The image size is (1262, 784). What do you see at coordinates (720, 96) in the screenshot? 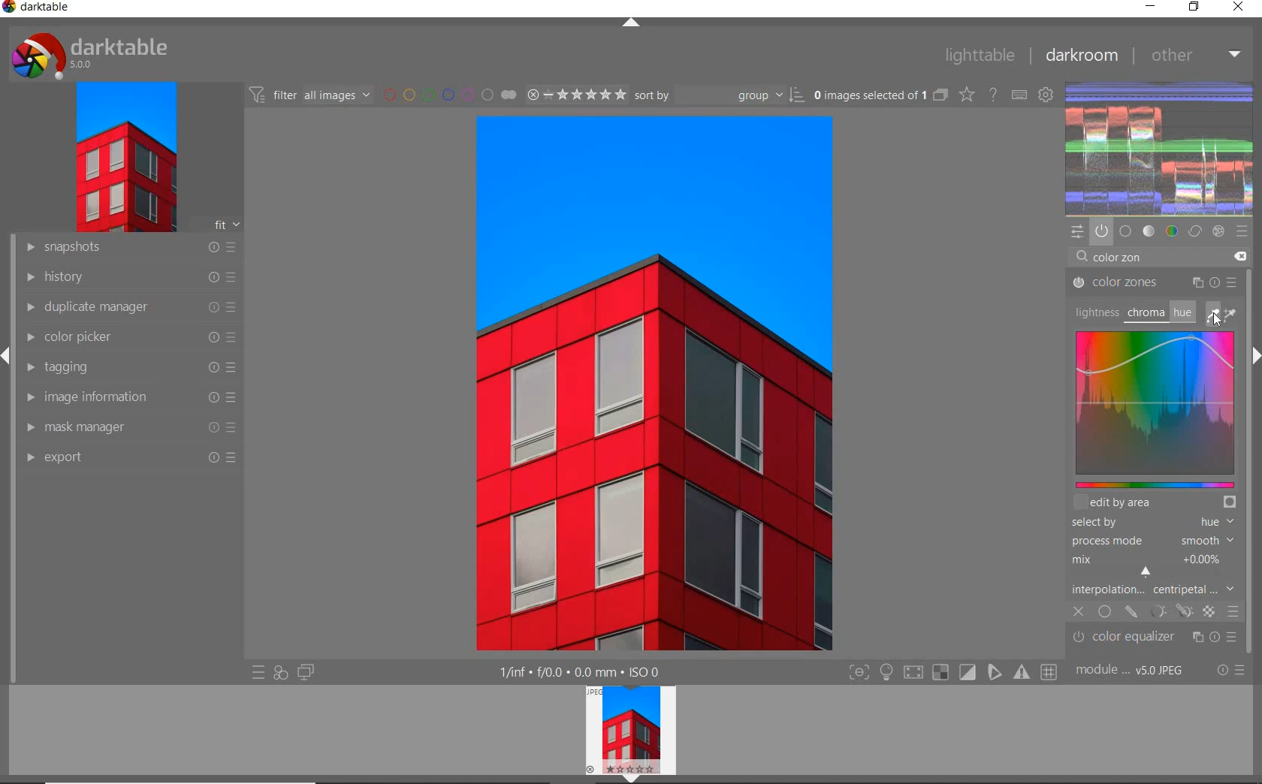
I see `Sort` at bounding box center [720, 96].